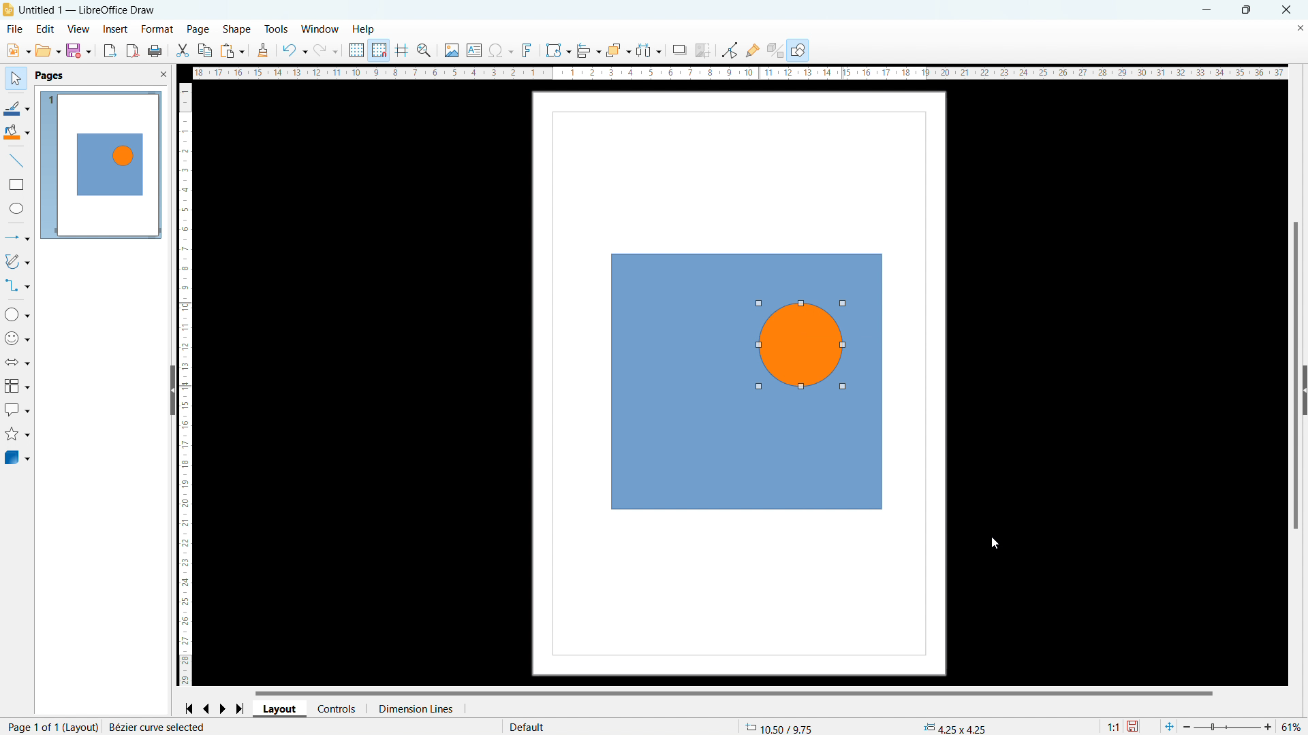 The image size is (1308, 735). Describe the element at coordinates (423, 50) in the screenshot. I see `xoom snd pan` at that location.